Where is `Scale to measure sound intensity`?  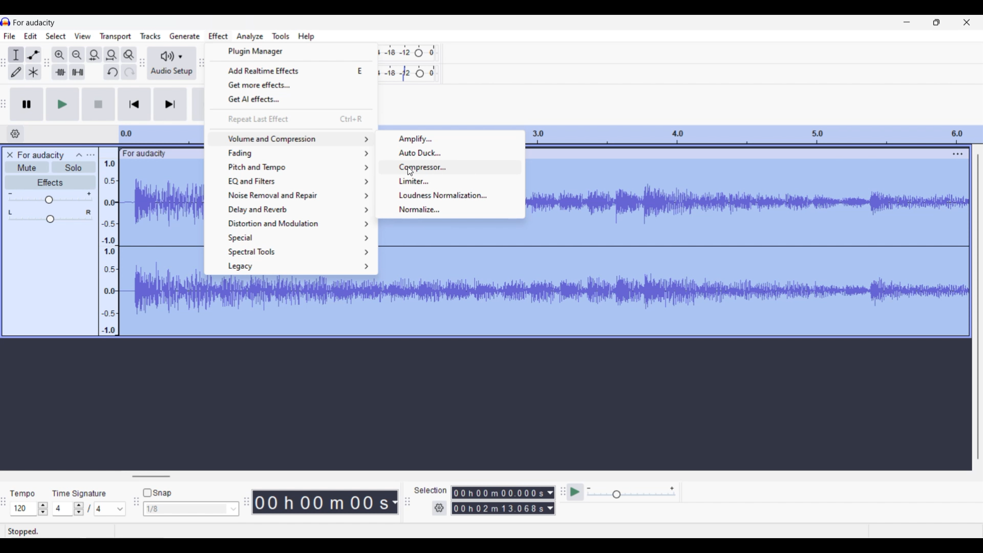 Scale to measure sound intensity is located at coordinates (109, 247).